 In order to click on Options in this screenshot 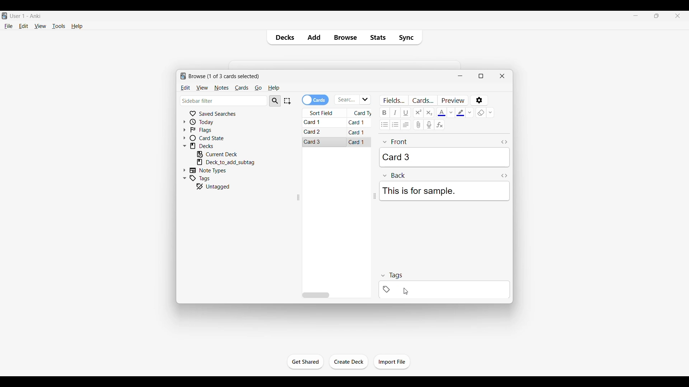, I will do `click(480, 100)`.